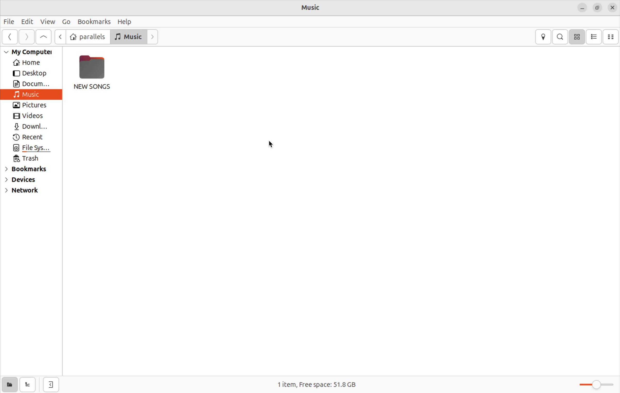 Image resolution: width=620 pixels, height=393 pixels. What do you see at coordinates (60, 36) in the screenshot?
I see `back` at bounding box center [60, 36].